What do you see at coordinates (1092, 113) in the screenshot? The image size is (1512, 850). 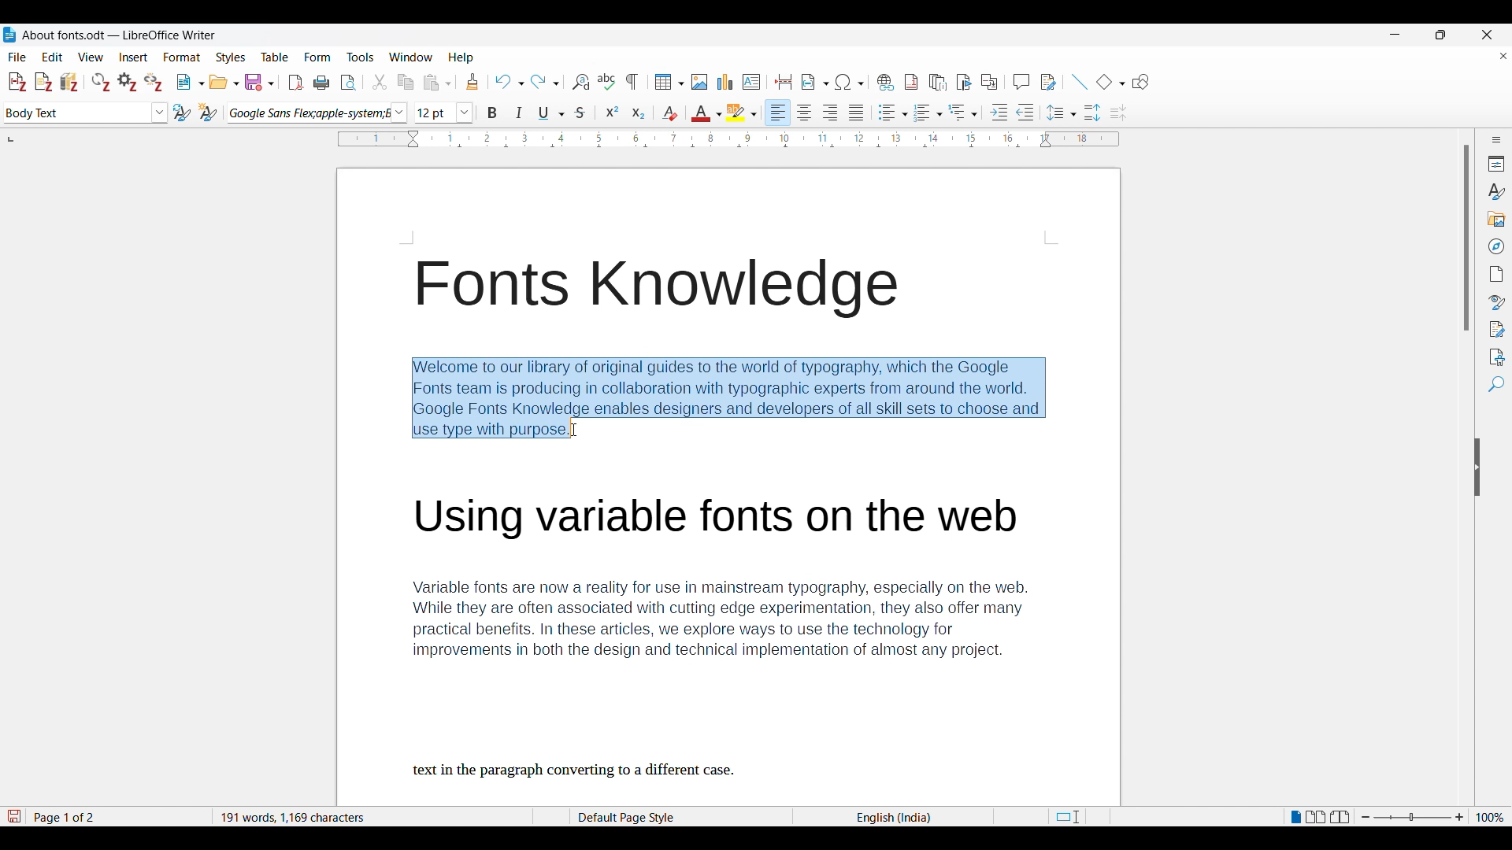 I see `Increase paragraph spacing` at bounding box center [1092, 113].